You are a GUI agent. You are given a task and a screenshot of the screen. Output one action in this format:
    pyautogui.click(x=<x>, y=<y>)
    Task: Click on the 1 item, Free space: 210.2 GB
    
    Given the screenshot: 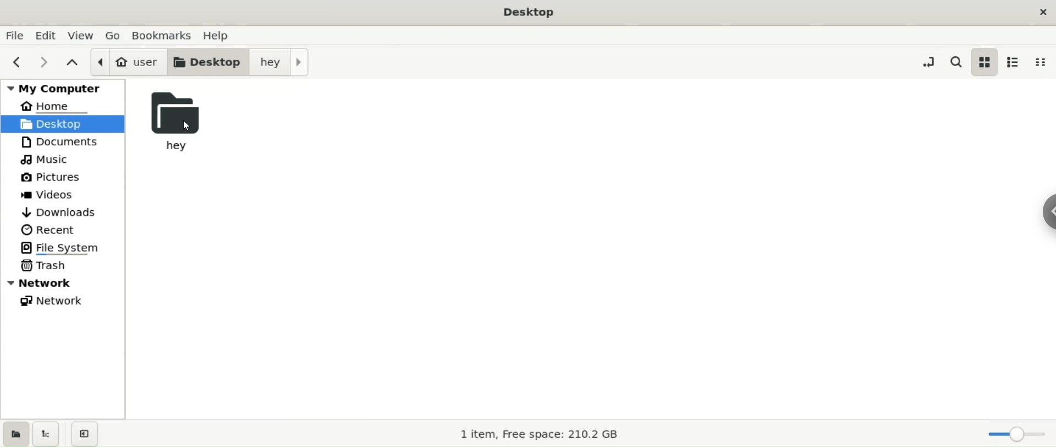 What is the action you would take?
    pyautogui.click(x=539, y=433)
    